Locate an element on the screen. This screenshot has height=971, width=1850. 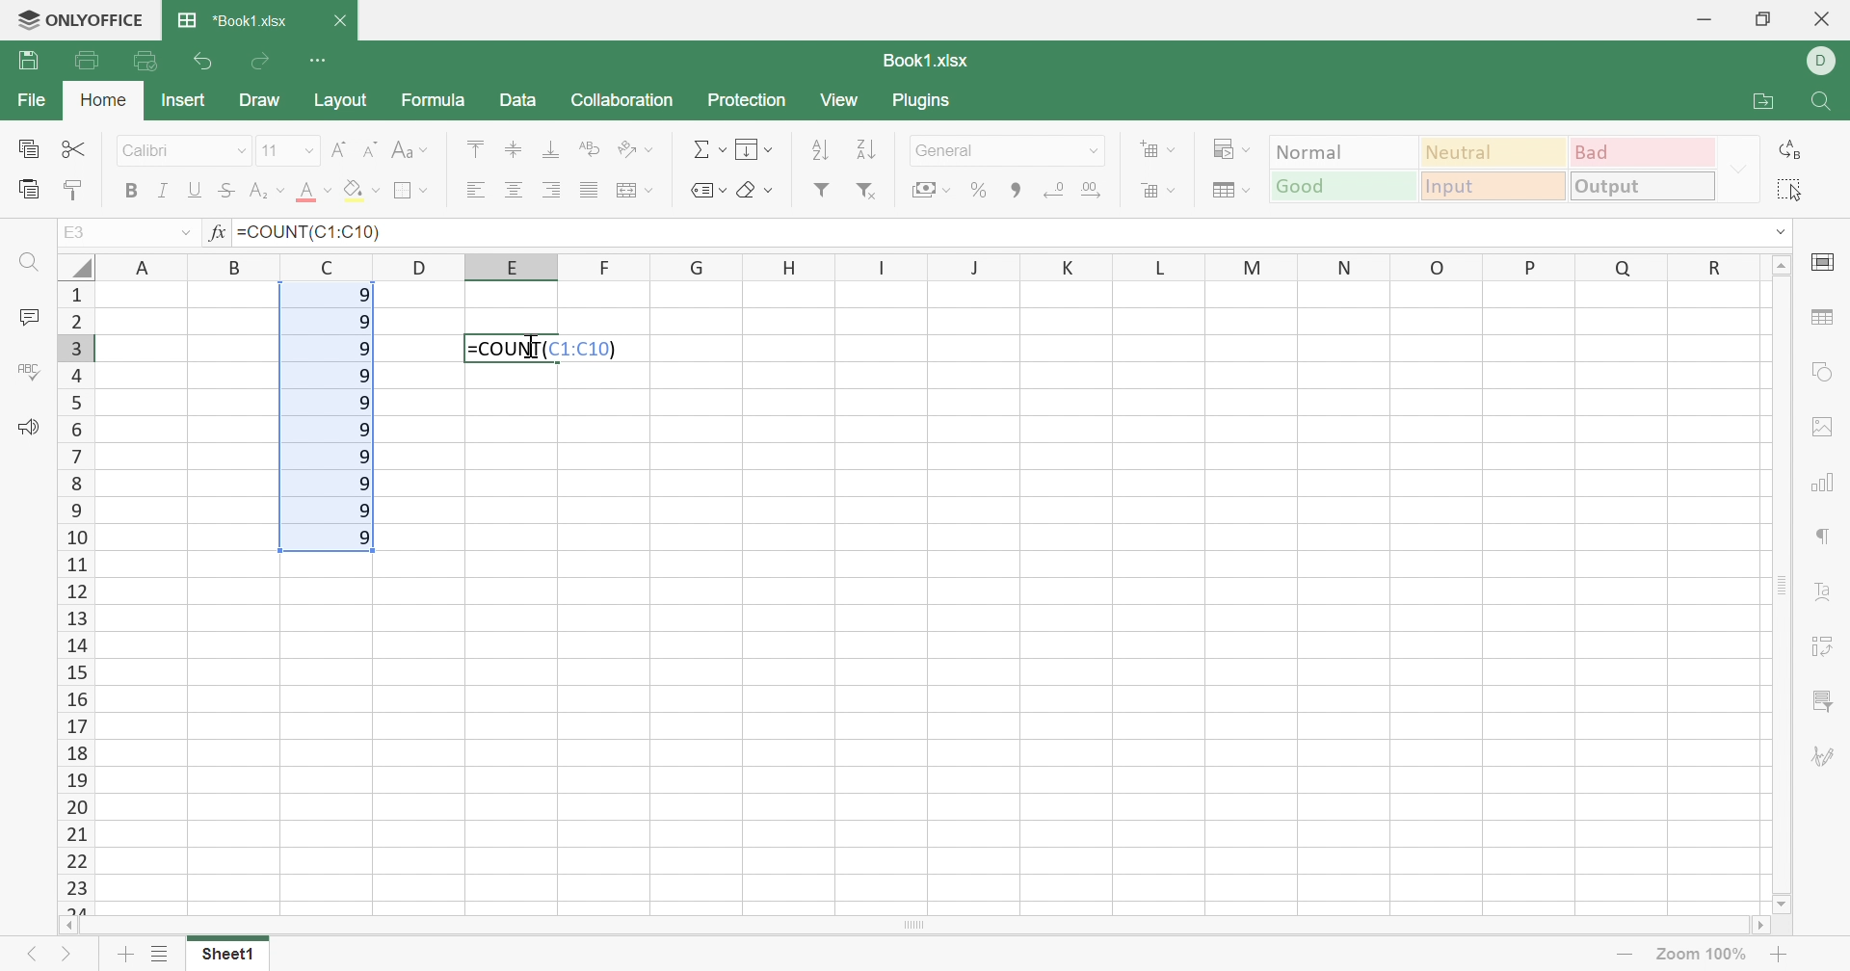
9 is located at coordinates (363, 373).